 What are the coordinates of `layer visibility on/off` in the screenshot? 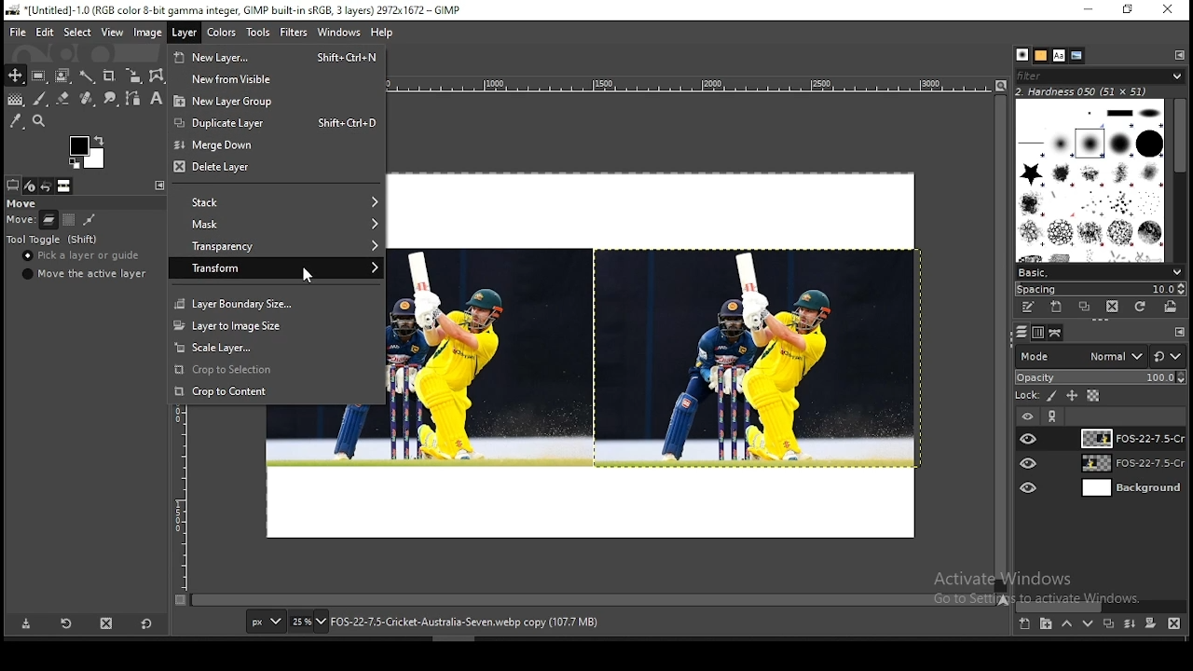 It's located at (1030, 486).